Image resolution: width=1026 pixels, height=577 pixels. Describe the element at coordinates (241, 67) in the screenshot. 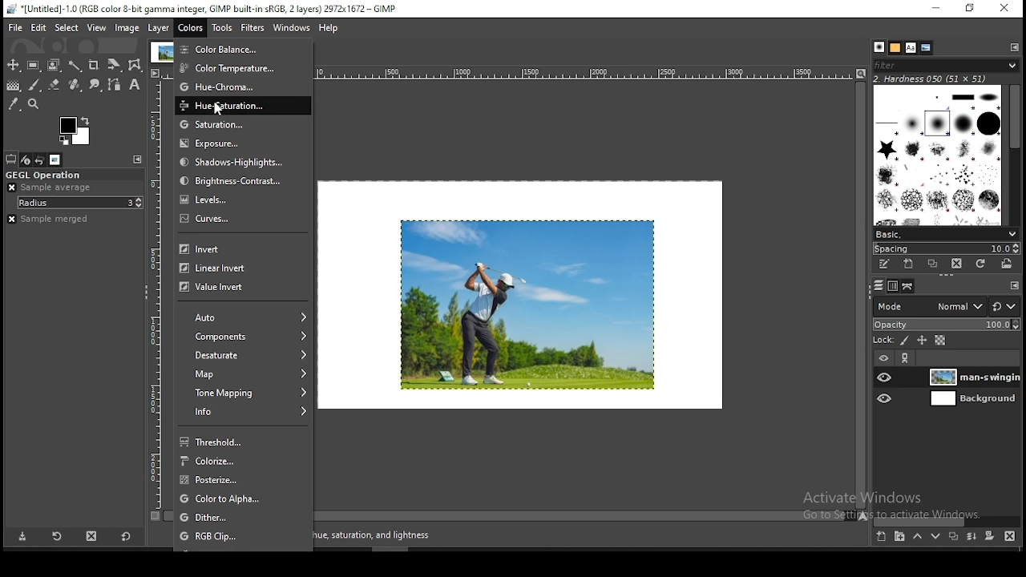

I see `color temperature` at that location.